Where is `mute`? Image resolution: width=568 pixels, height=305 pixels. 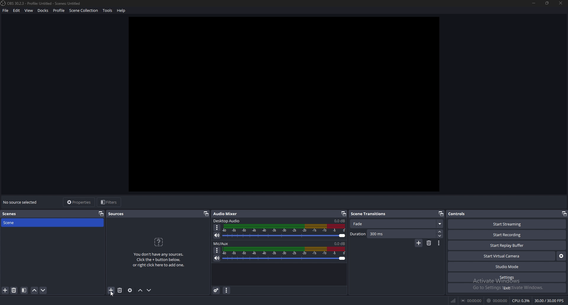 mute is located at coordinates (217, 258).